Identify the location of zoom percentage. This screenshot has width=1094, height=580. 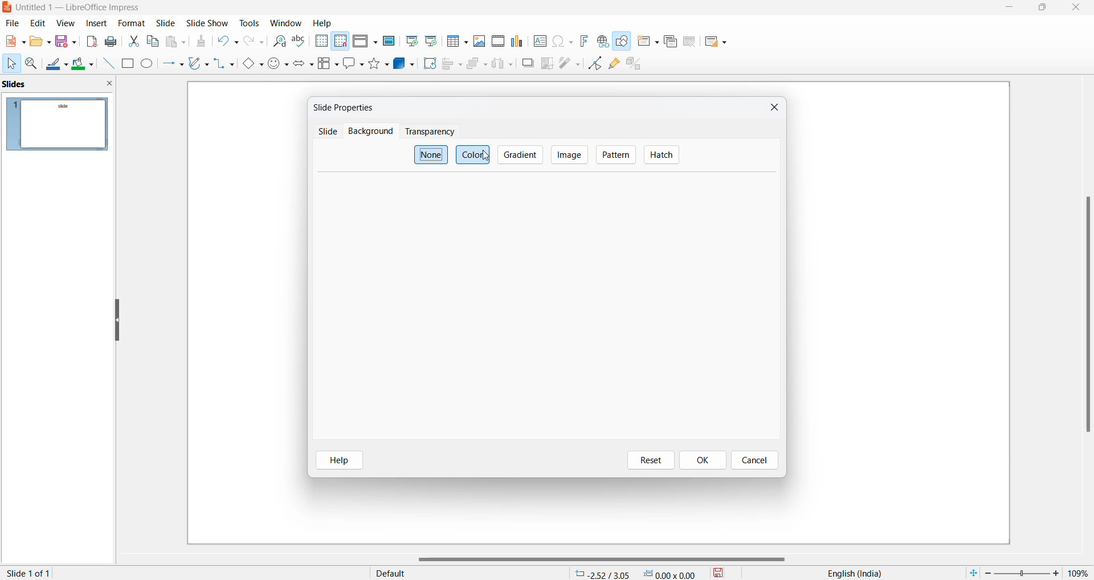
(1079, 573).